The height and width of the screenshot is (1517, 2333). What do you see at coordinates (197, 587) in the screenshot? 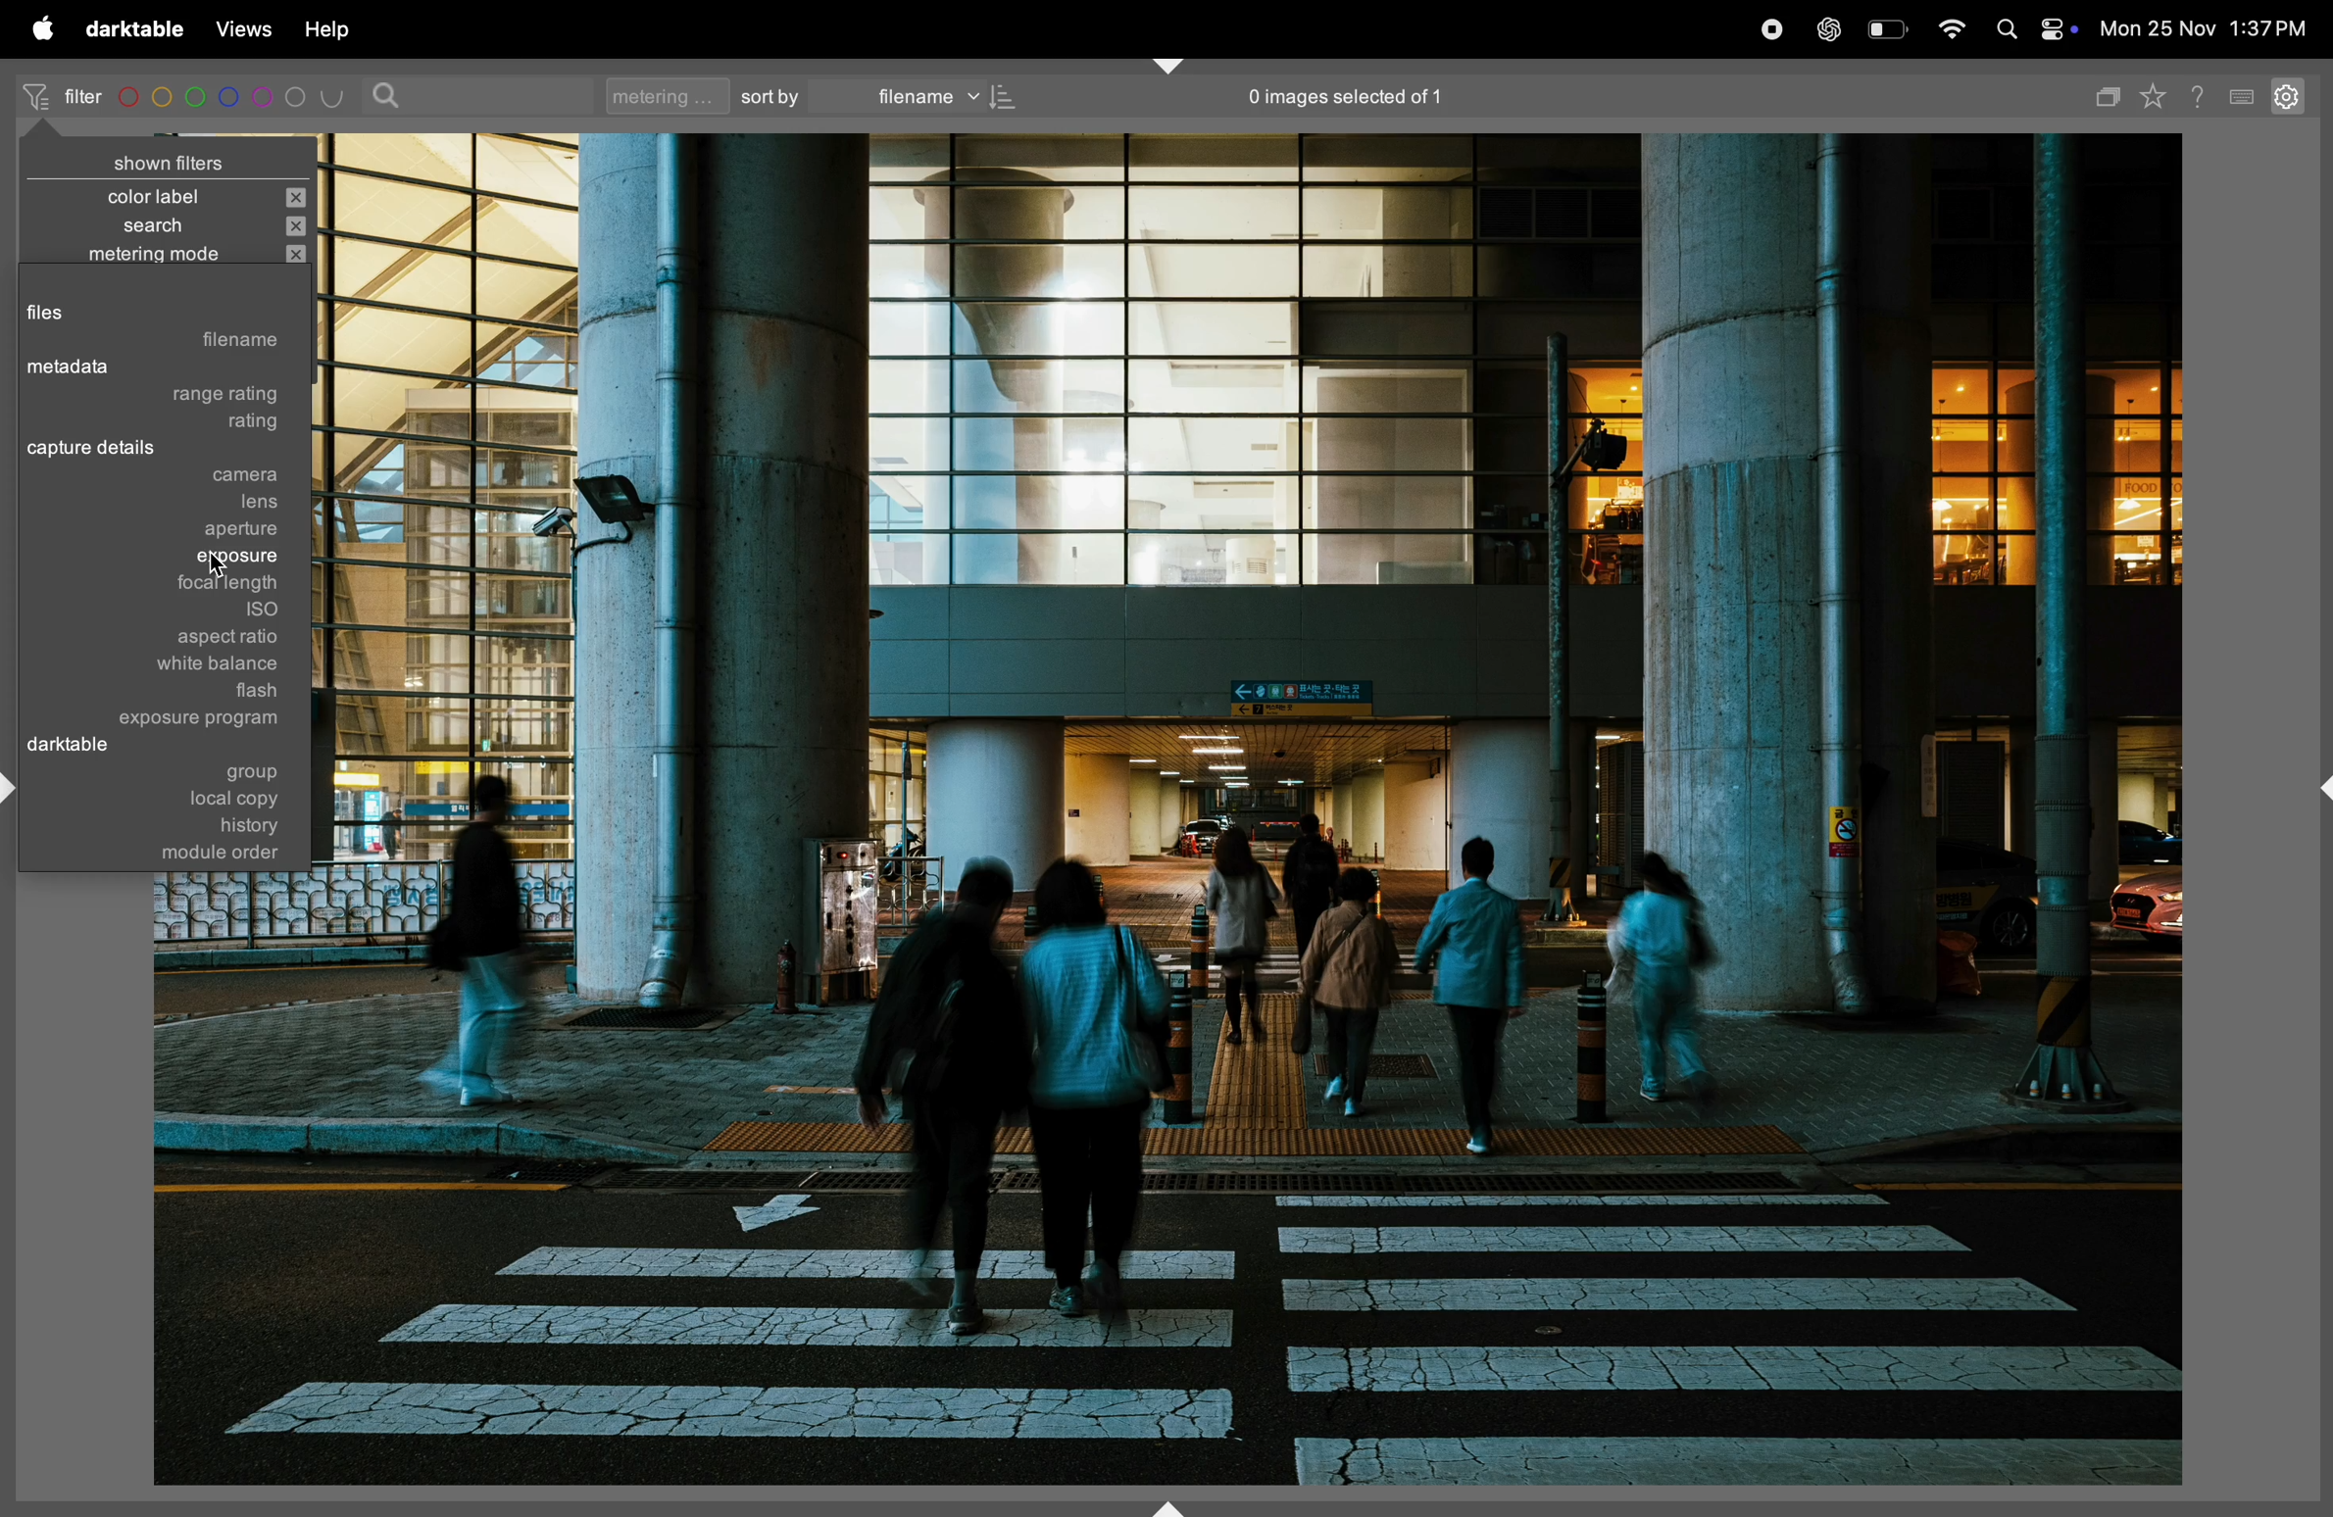
I see `focal length` at bounding box center [197, 587].